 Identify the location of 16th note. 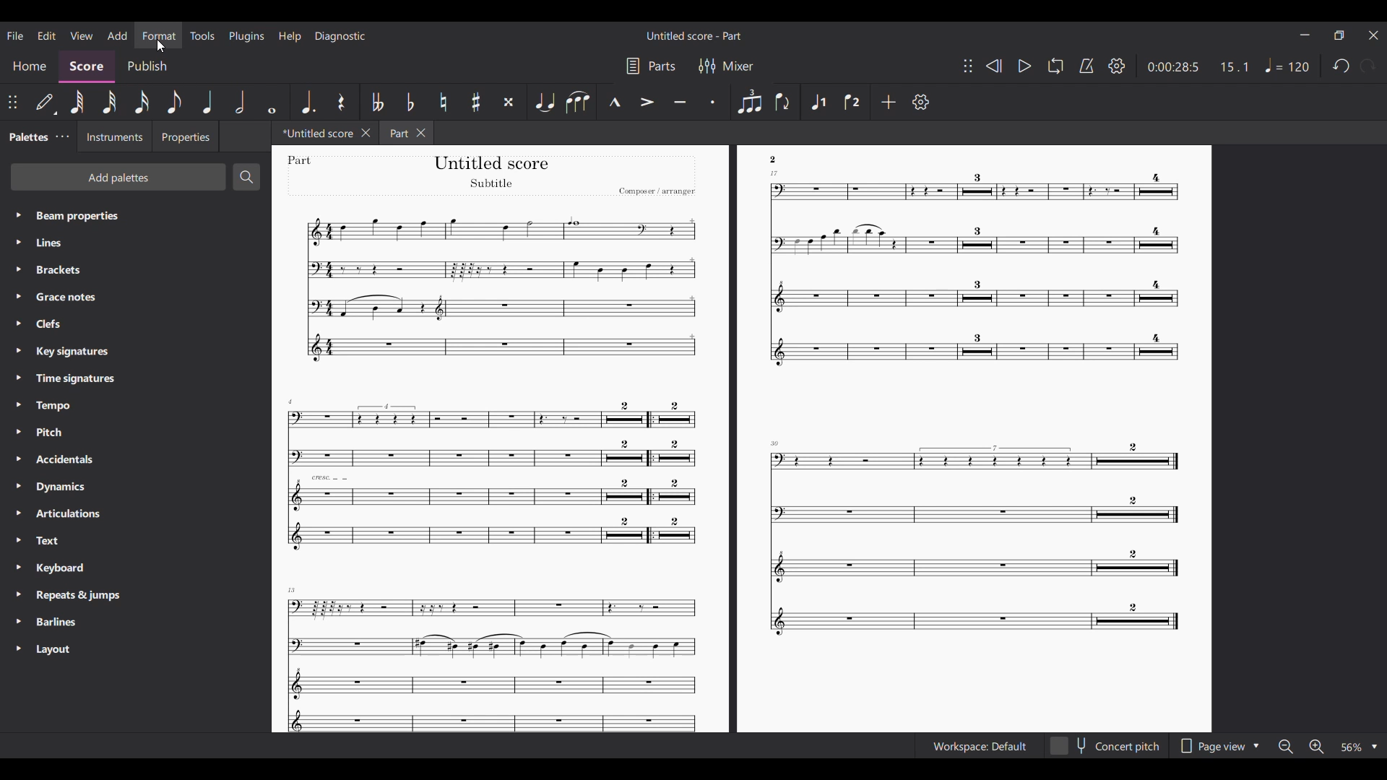
(142, 101).